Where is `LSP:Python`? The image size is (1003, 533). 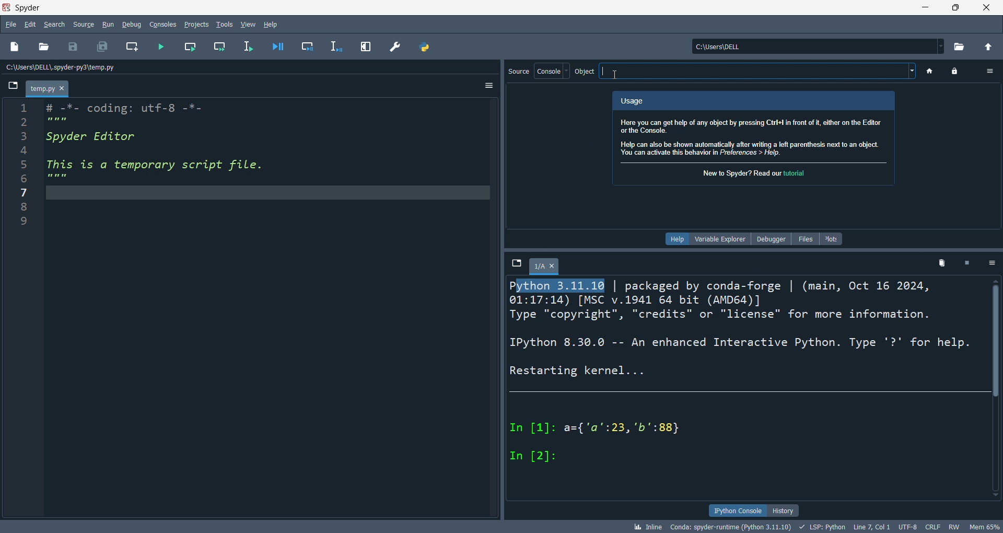 LSP:Python is located at coordinates (824, 527).